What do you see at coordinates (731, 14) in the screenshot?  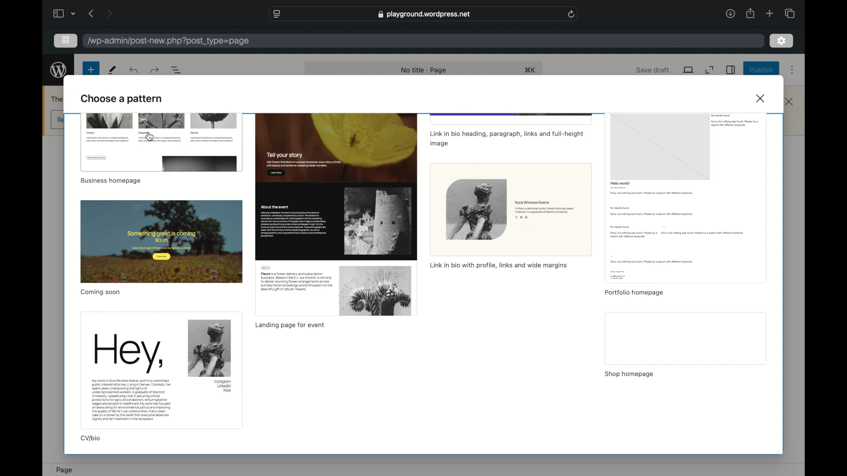 I see `downloads` at bounding box center [731, 14].